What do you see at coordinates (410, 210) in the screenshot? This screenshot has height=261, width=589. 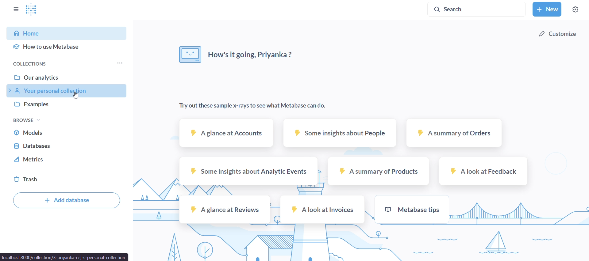 I see `metabase tips` at bounding box center [410, 210].